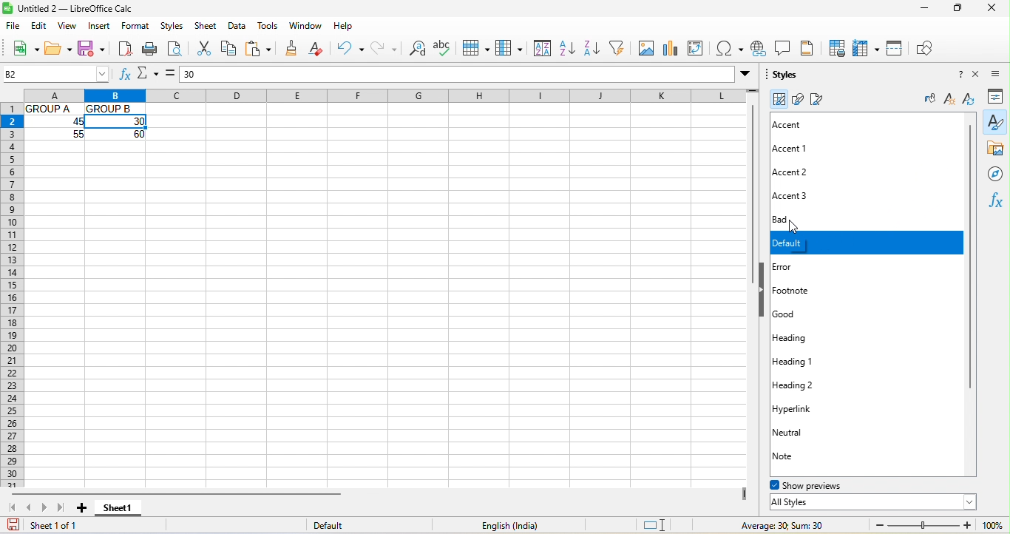 The image size is (1010, 534). Describe the element at coordinates (947, 100) in the screenshot. I see `new style` at that location.